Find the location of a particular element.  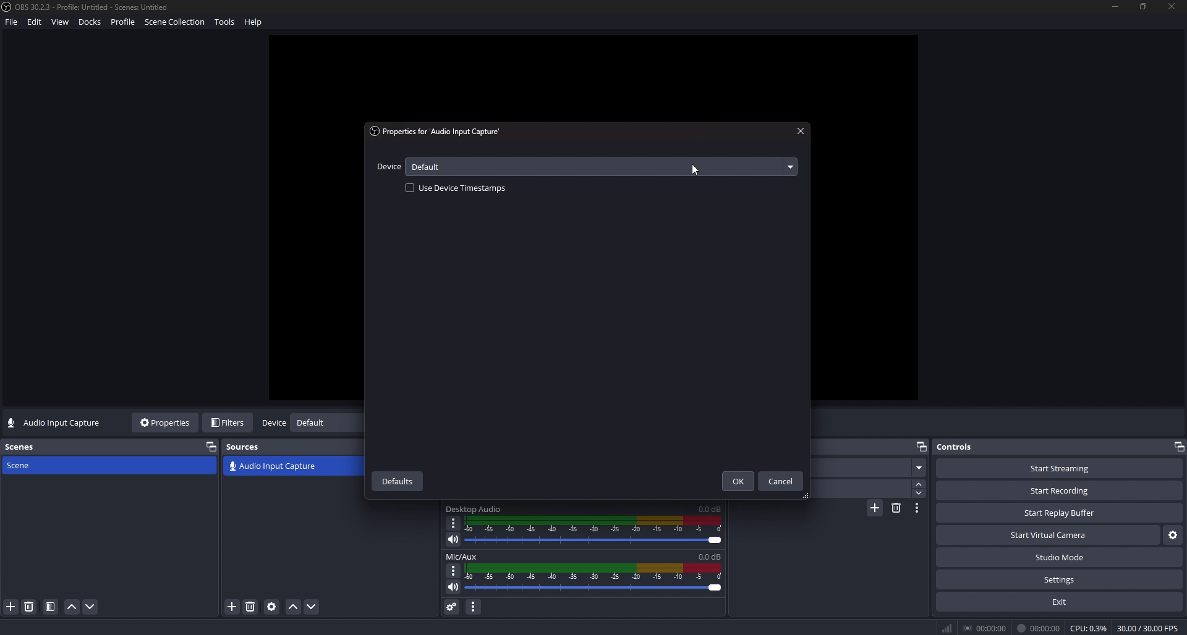

controls is located at coordinates (966, 447).